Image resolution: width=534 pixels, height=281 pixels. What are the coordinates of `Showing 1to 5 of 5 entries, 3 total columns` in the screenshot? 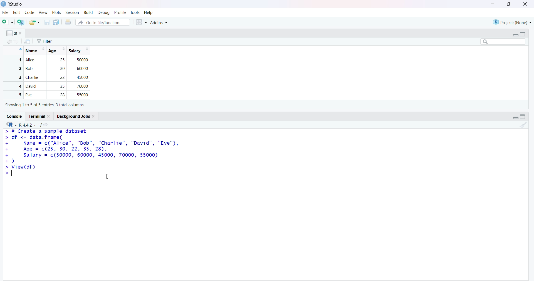 It's located at (45, 106).